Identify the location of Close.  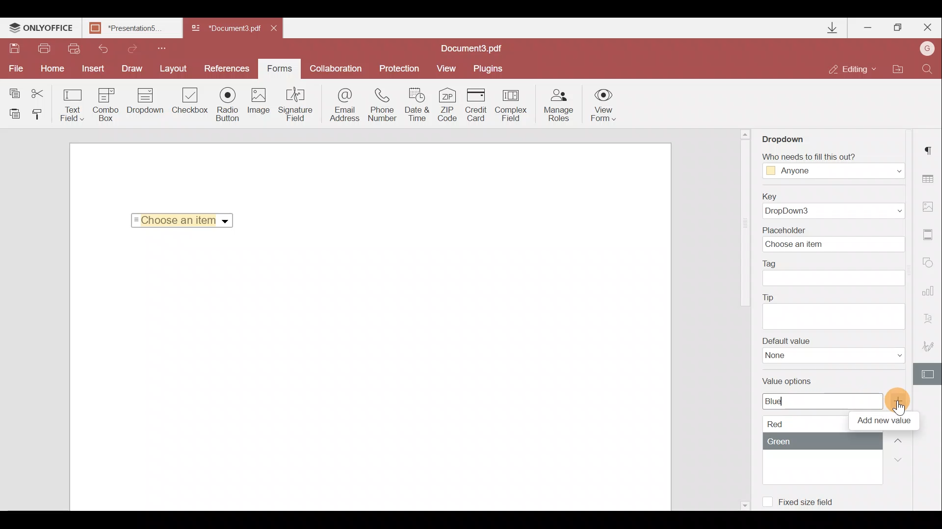
(279, 30).